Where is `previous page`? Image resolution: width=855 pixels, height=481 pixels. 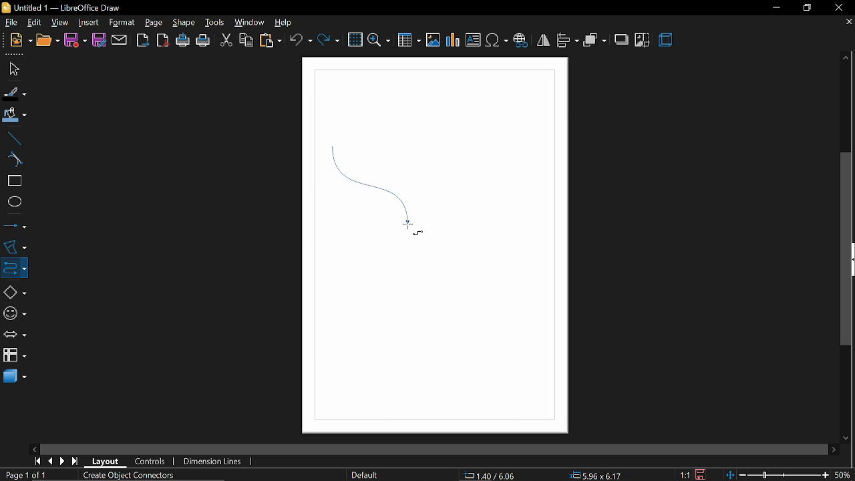 previous page is located at coordinates (49, 462).